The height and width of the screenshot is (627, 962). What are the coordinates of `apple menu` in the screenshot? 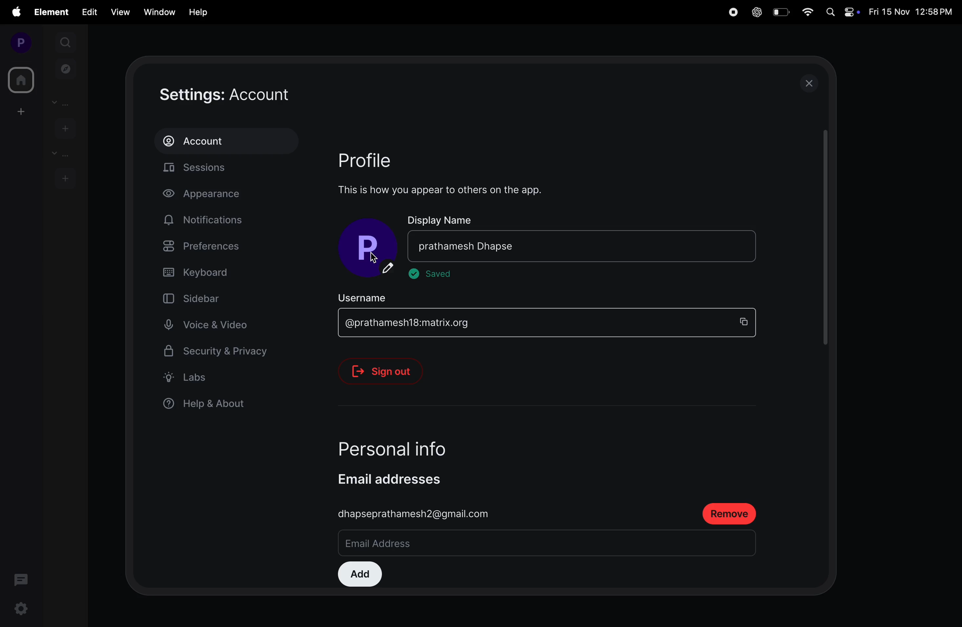 It's located at (15, 12).